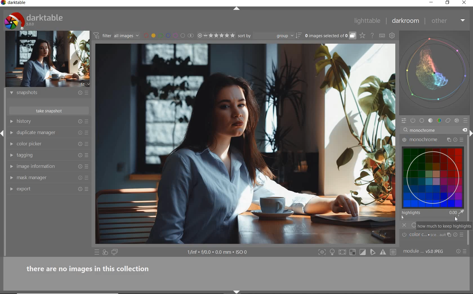 Image resolution: width=473 pixels, height=294 pixels. What do you see at coordinates (404, 235) in the screenshot?
I see `'color c' is switched off` at bounding box center [404, 235].